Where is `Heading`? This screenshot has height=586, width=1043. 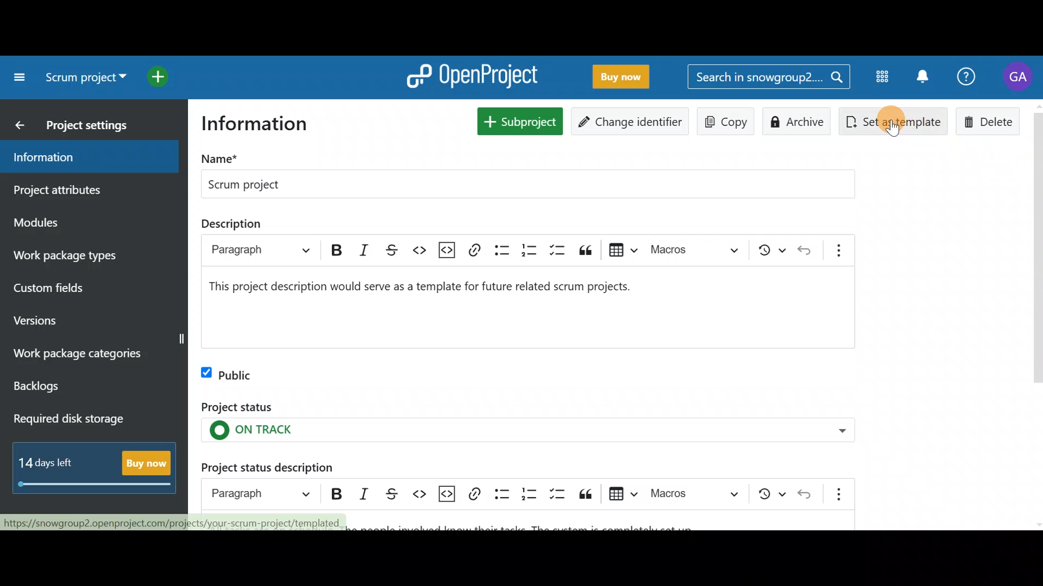 Heading is located at coordinates (260, 494).